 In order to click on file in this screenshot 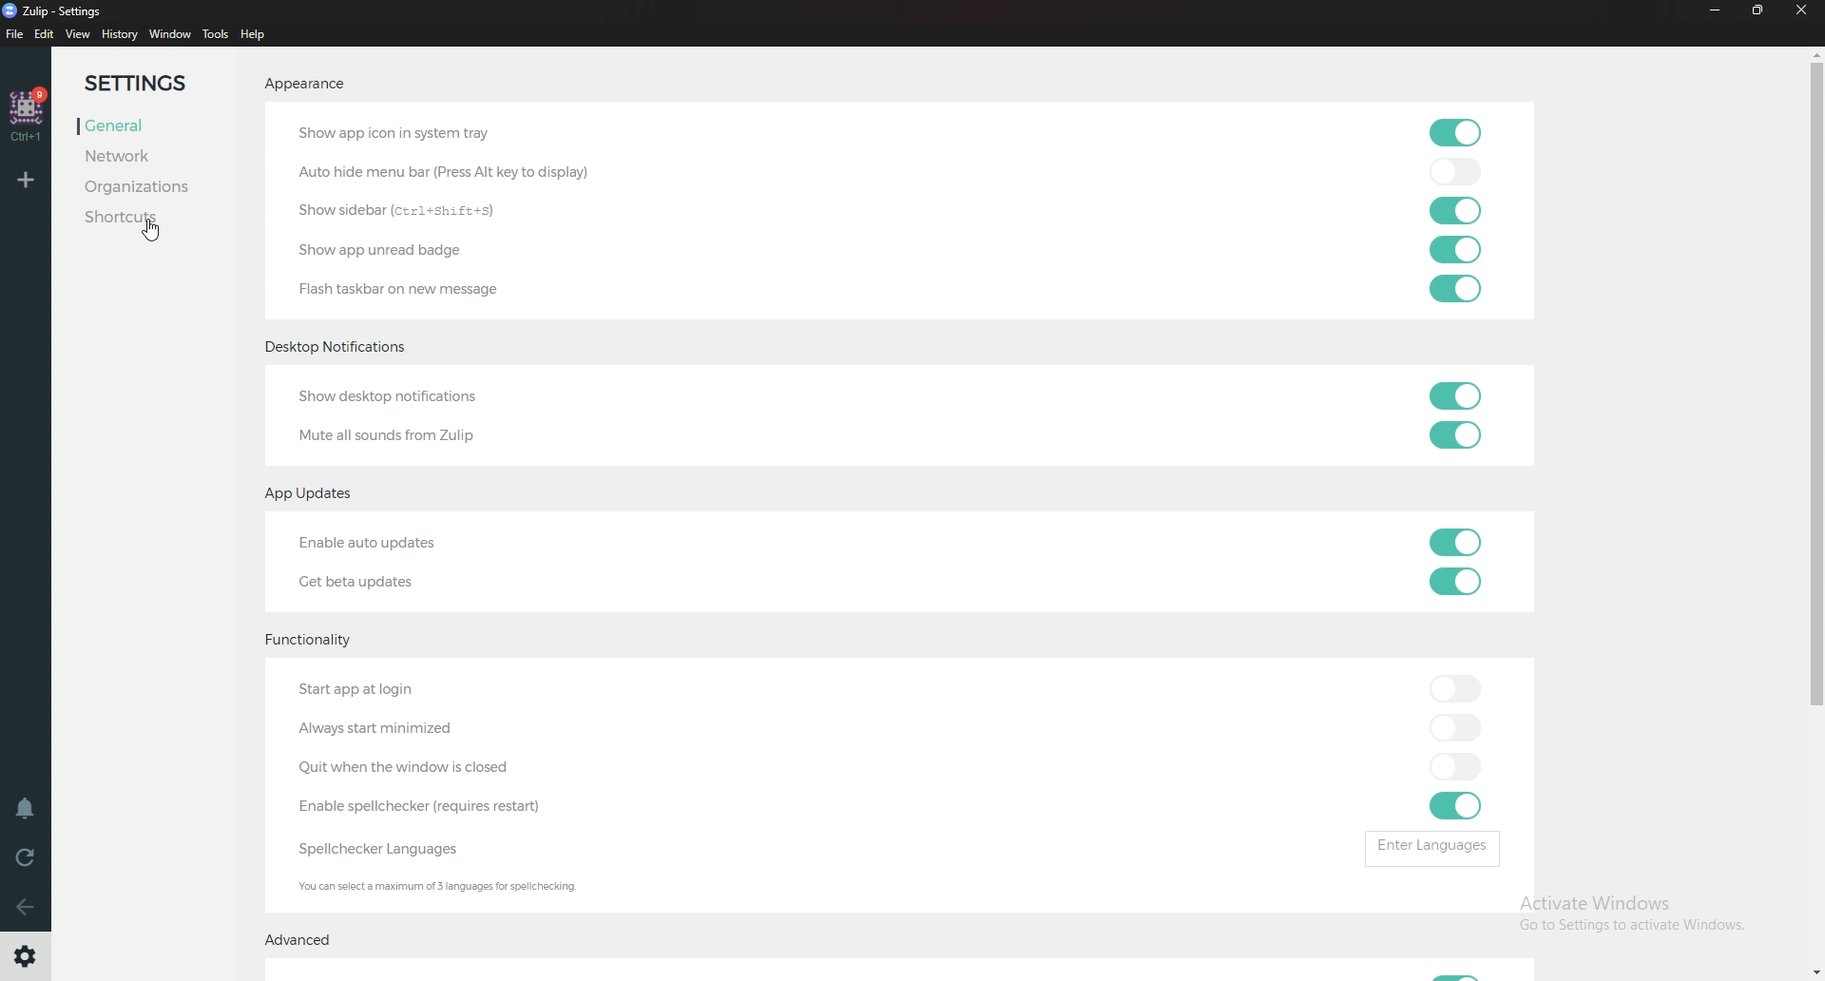, I will do `click(15, 36)`.